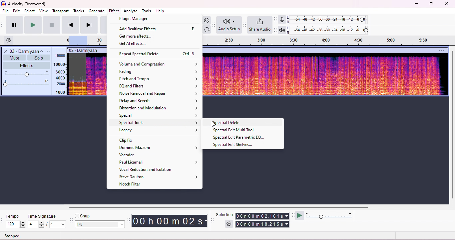  I want to click on help, so click(161, 11).